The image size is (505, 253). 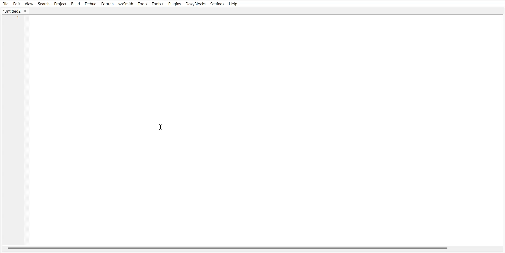 I want to click on Build, so click(x=75, y=4).